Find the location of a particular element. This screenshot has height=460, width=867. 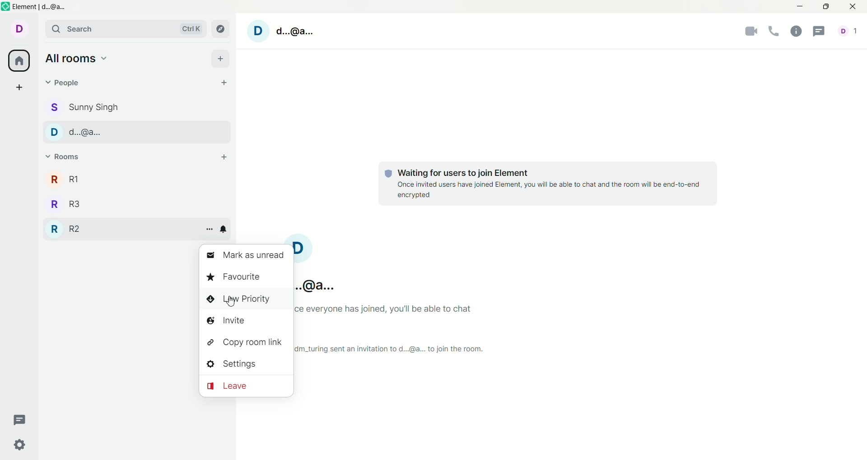

notification is located at coordinates (224, 230).